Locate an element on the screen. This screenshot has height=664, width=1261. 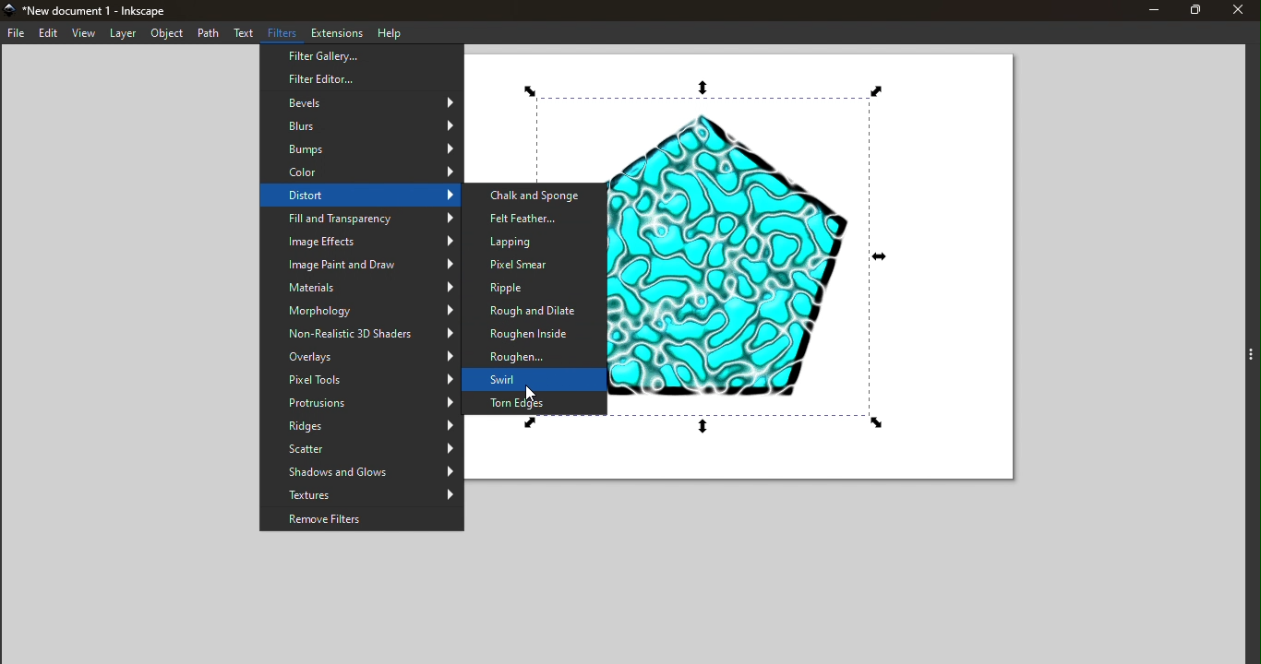
Chalk and Sponge is located at coordinates (533, 196).